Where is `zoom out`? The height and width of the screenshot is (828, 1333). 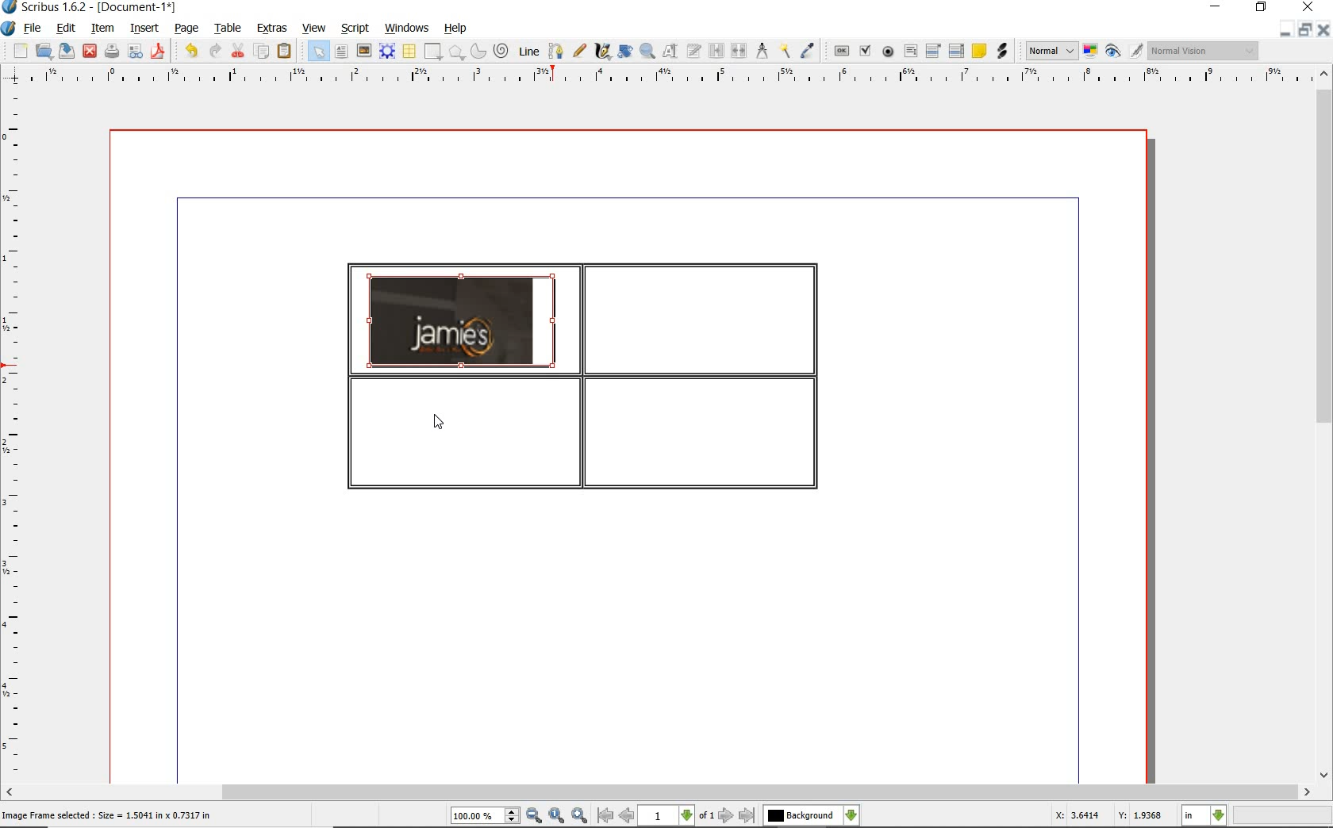
zoom out is located at coordinates (534, 816).